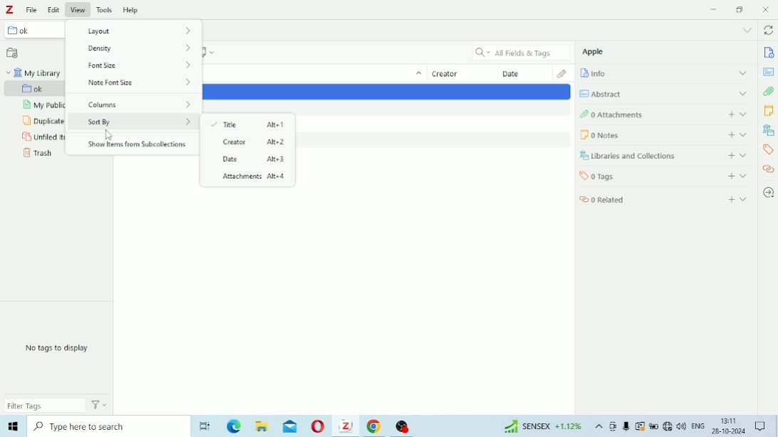 This screenshot has width=778, height=437. I want to click on ‘Show items from Subcollections., so click(139, 144).